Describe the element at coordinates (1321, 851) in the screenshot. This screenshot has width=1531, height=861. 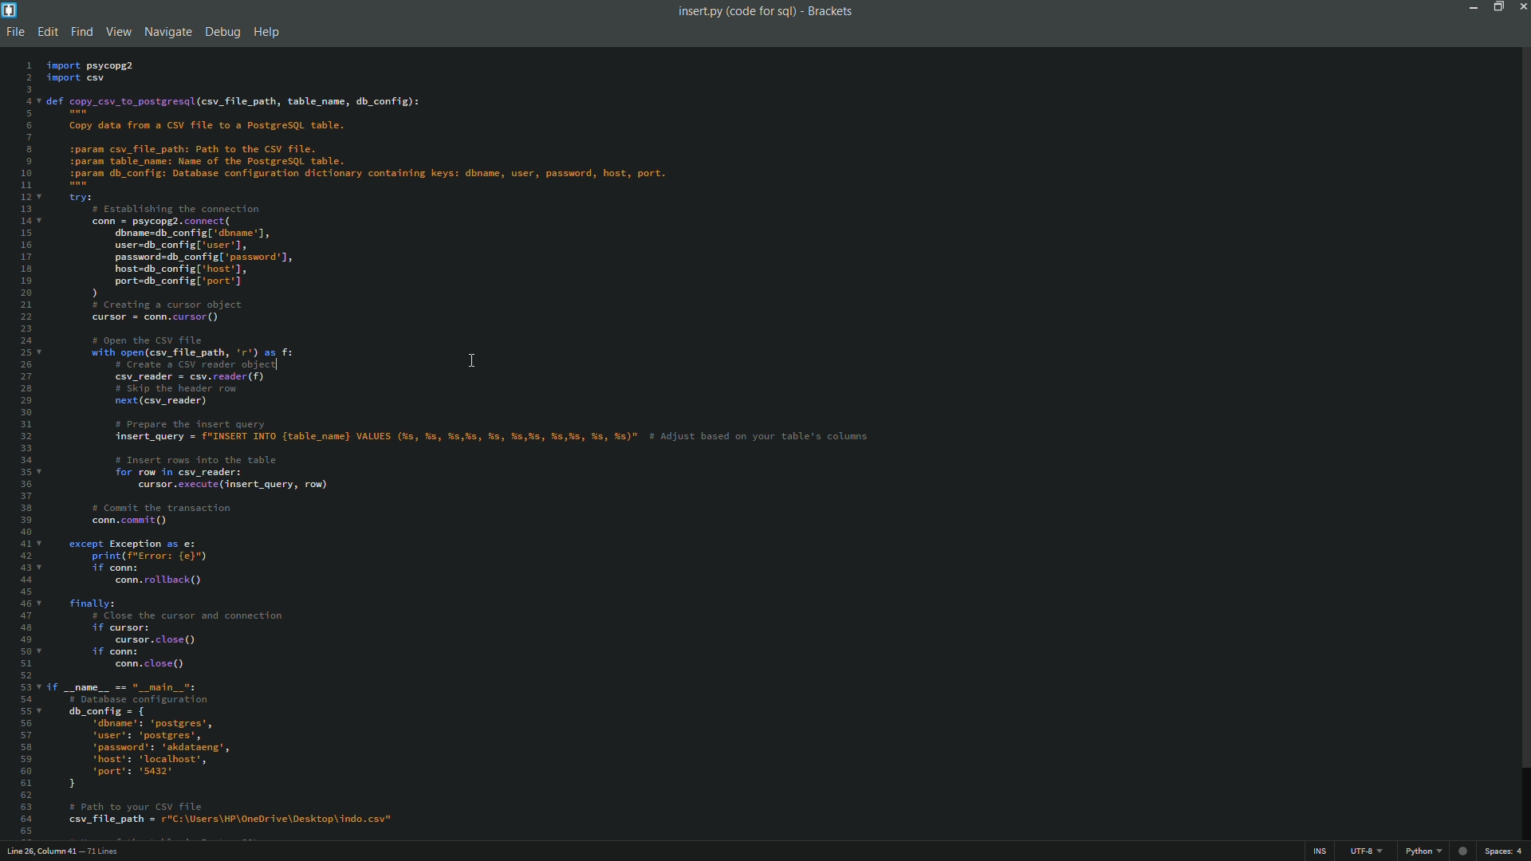
I see `ins` at that location.